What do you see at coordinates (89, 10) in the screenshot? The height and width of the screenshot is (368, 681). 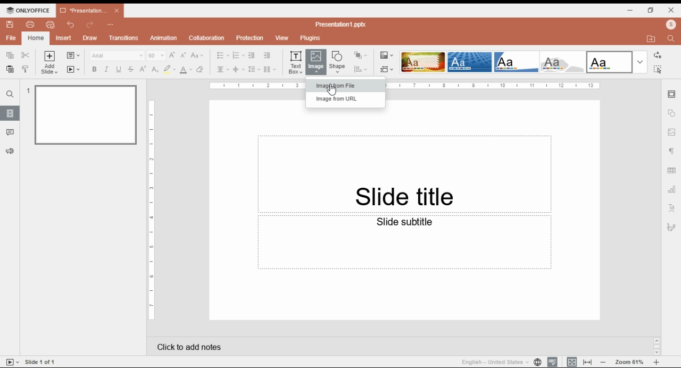 I see `presentation 1` at bounding box center [89, 10].